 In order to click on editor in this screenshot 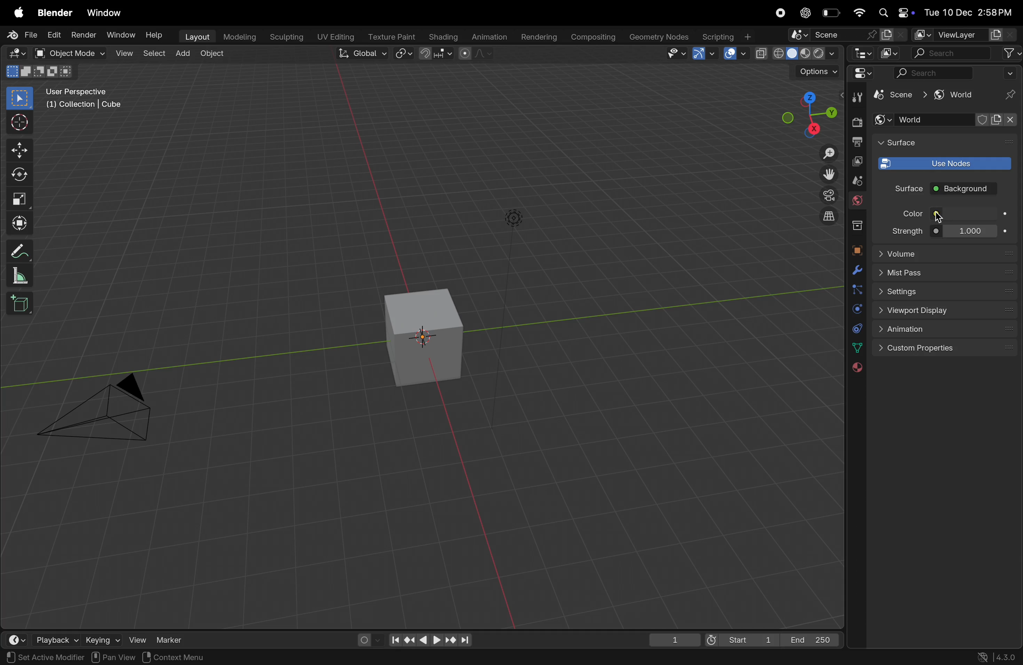, I will do `click(862, 55)`.